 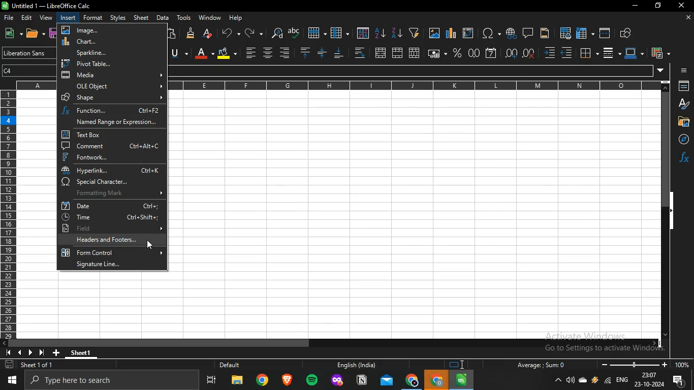 I want to click on scrollbar, so click(x=666, y=214).